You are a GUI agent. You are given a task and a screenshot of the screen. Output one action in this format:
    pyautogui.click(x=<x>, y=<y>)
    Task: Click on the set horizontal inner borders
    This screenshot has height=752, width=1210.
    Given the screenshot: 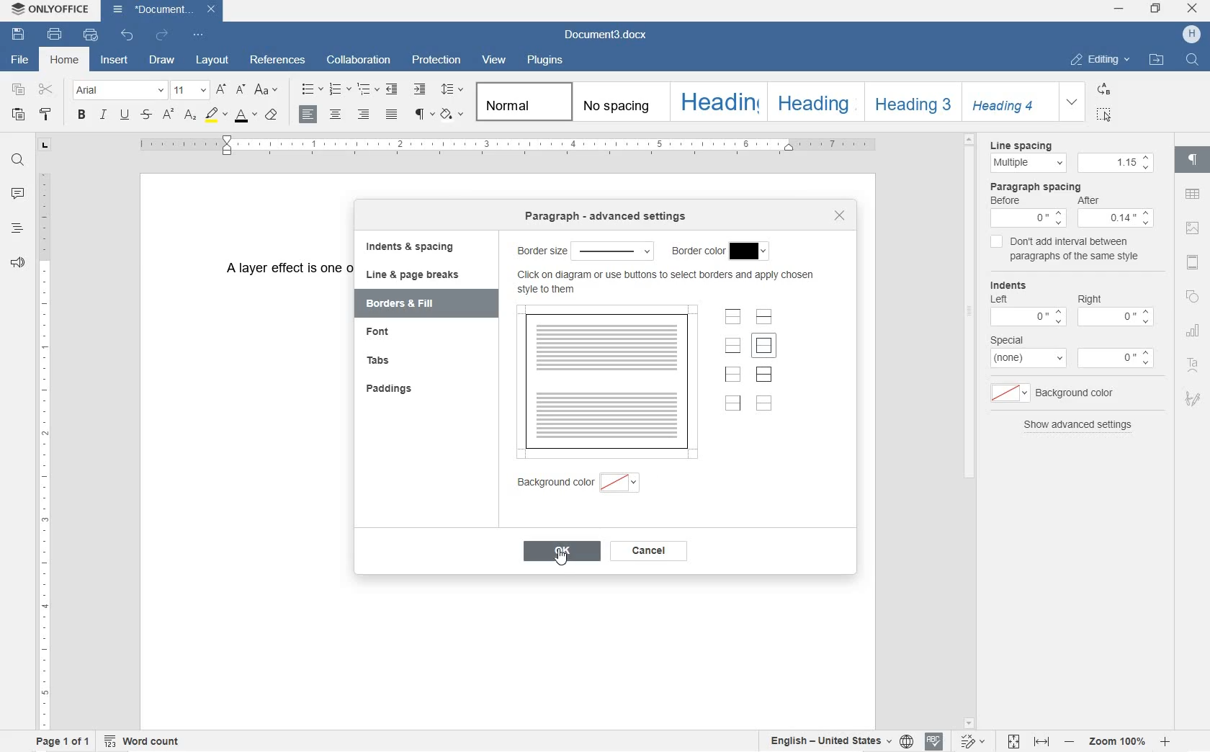 What is the action you would take?
    pyautogui.click(x=764, y=316)
    